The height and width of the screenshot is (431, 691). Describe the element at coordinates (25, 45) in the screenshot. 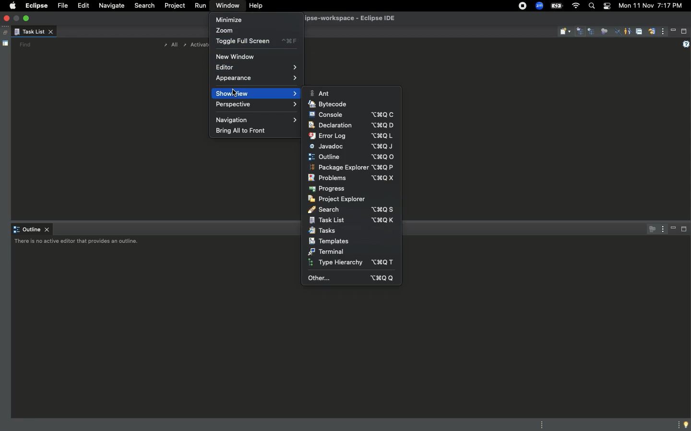

I see `Find` at that location.